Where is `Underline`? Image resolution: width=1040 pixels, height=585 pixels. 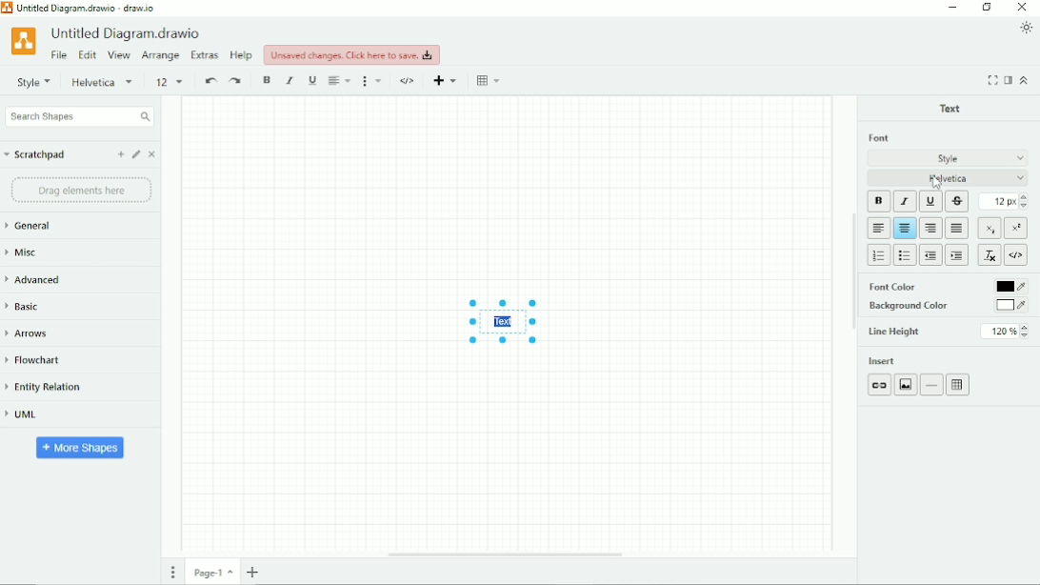 Underline is located at coordinates (312, 80).